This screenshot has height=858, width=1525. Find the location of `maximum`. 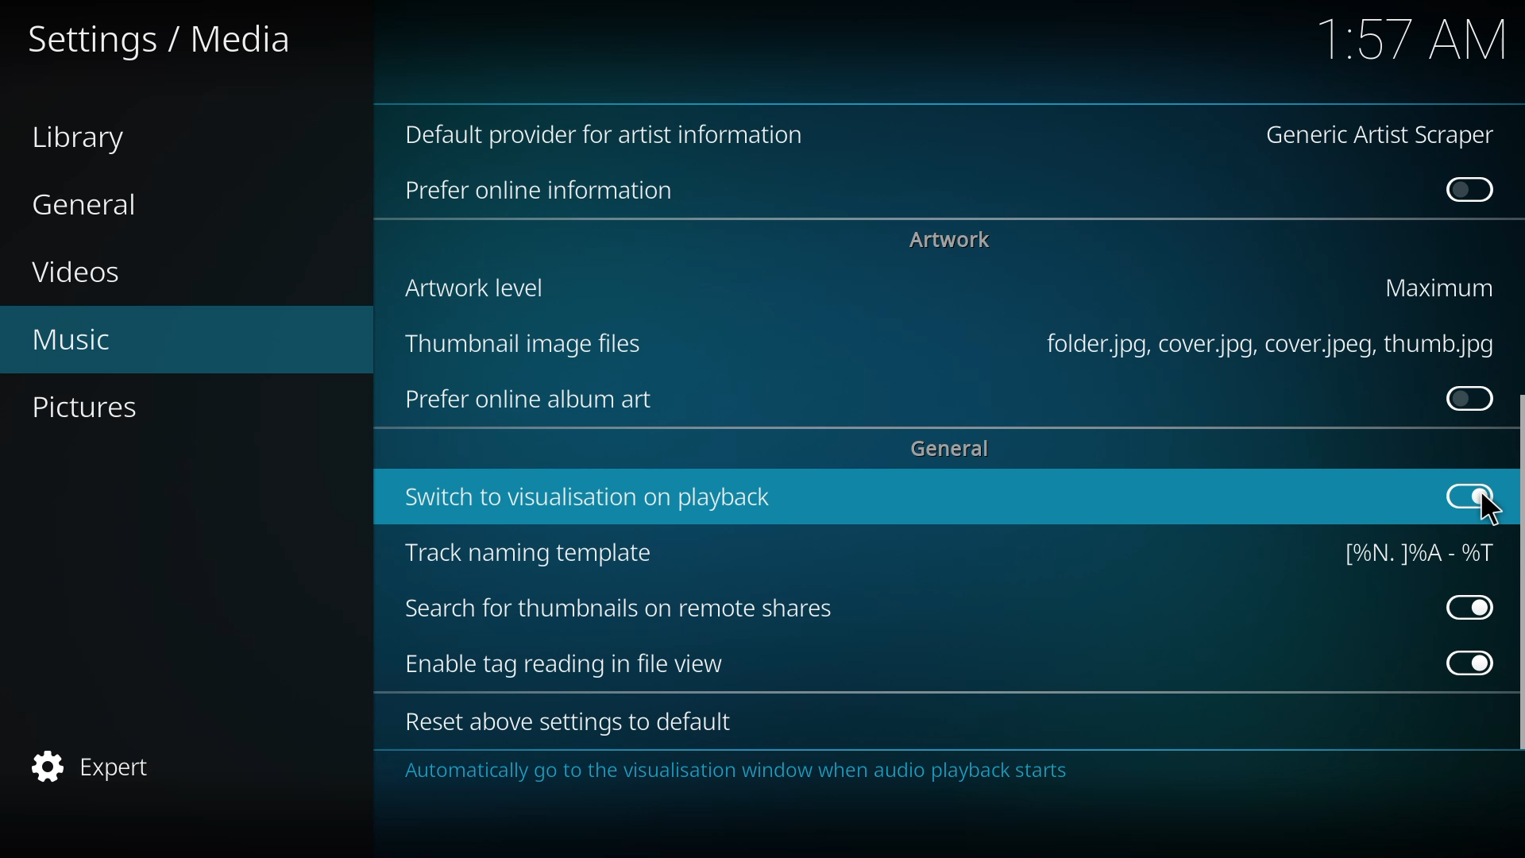

maximum is located at coordinates (1442, 287).